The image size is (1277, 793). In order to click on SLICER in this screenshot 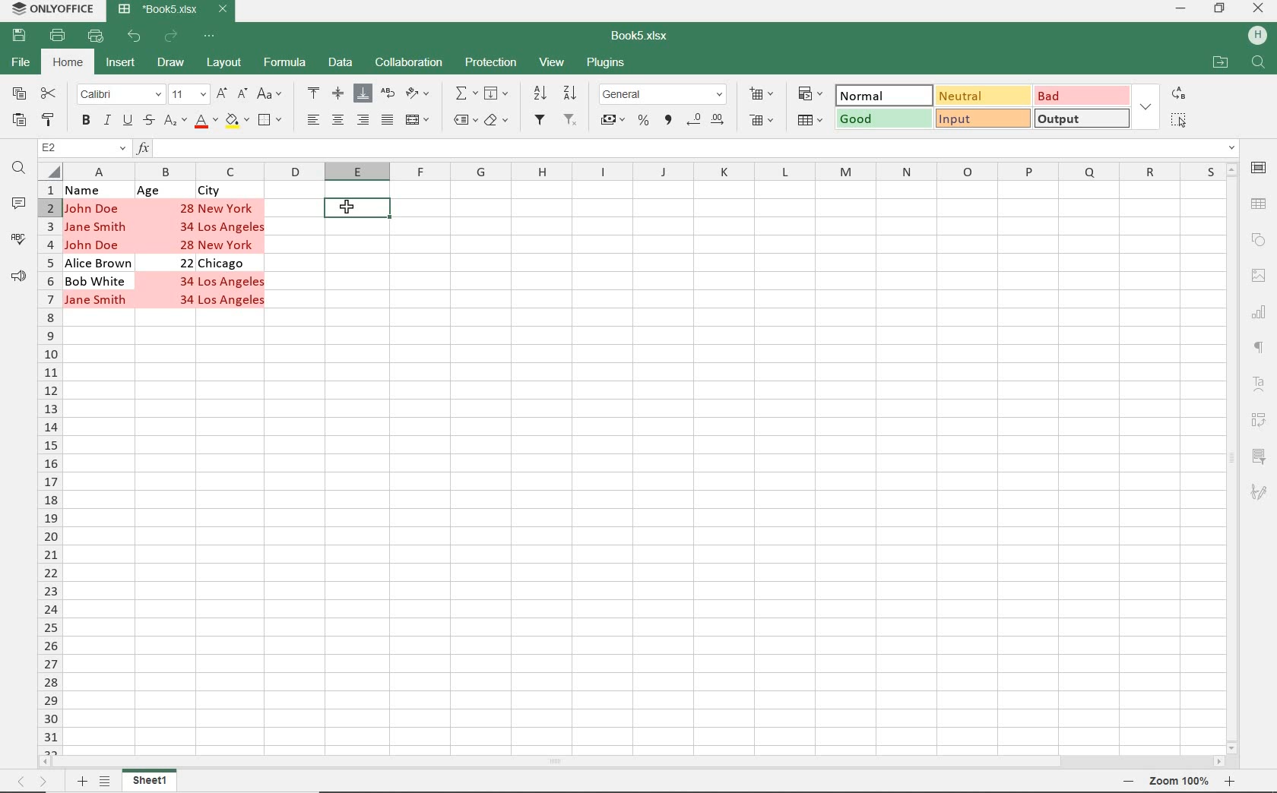, I will do `click(1260, 457)`.